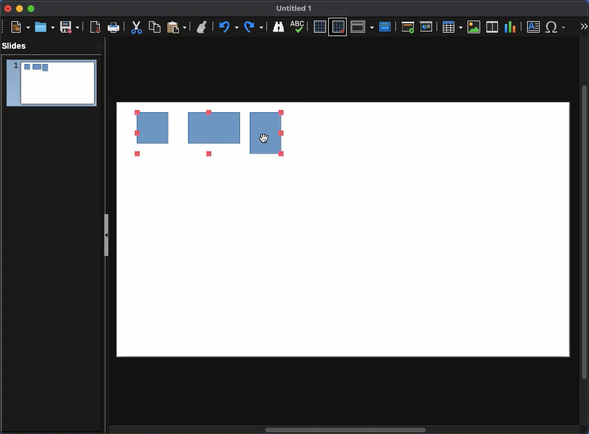 Image resolution: width=589 pixels, height=434 pixels. What do you see at coordinates (30, 9) in the screenshot?
I see `Maximize` at bounding box center [30, 9].